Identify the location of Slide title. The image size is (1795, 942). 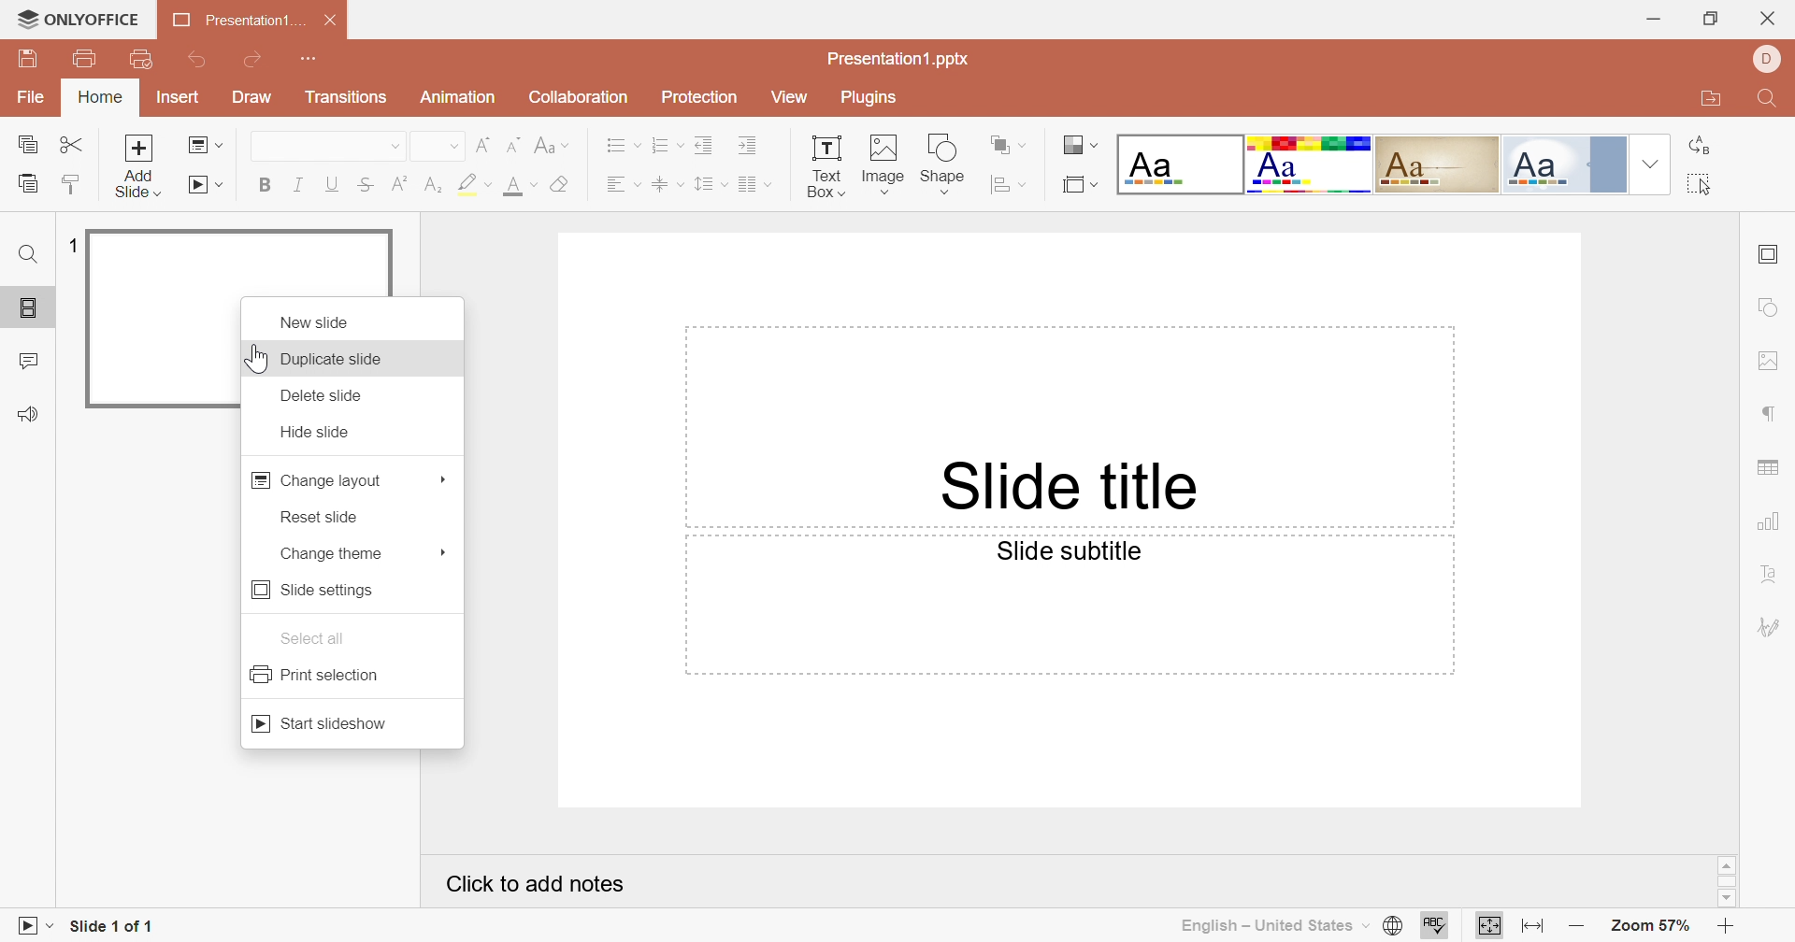
(1072, 489).